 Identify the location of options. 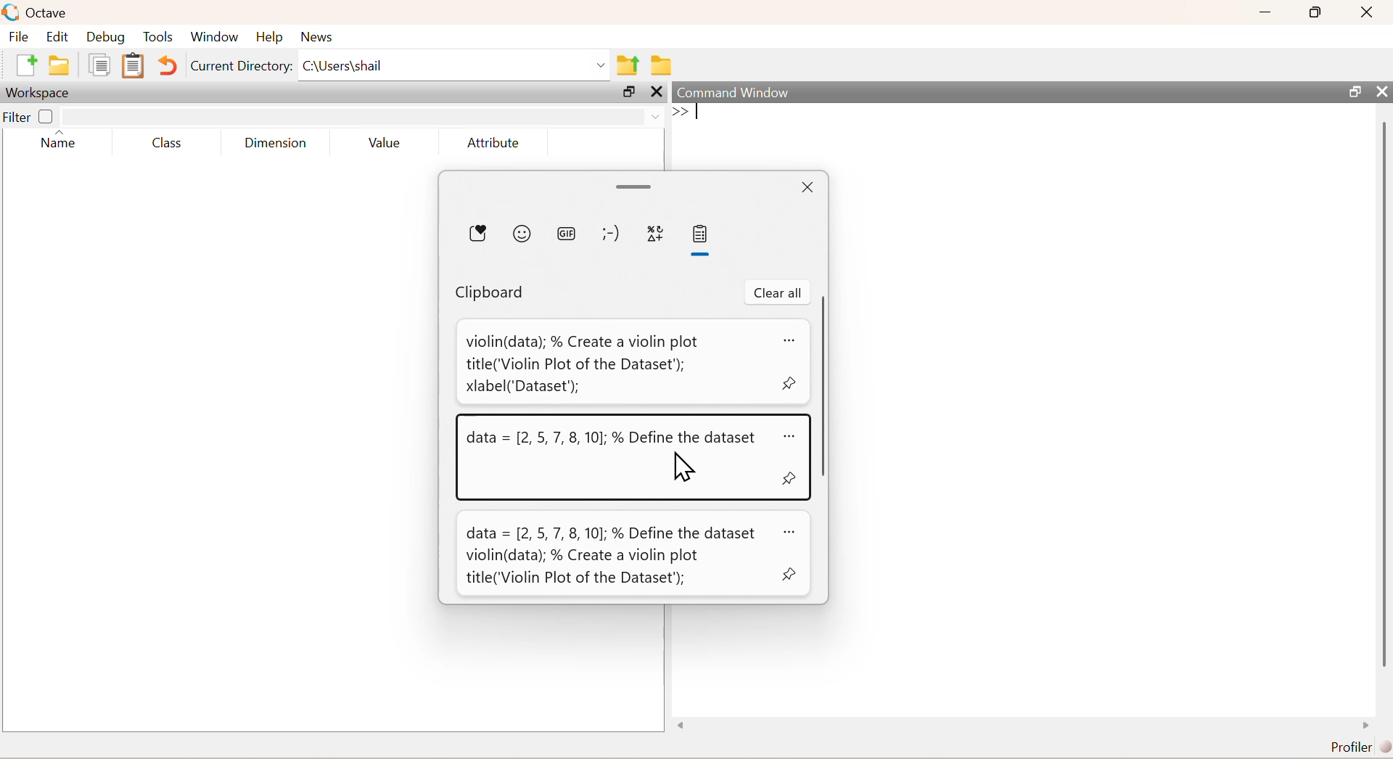
(792, 438).